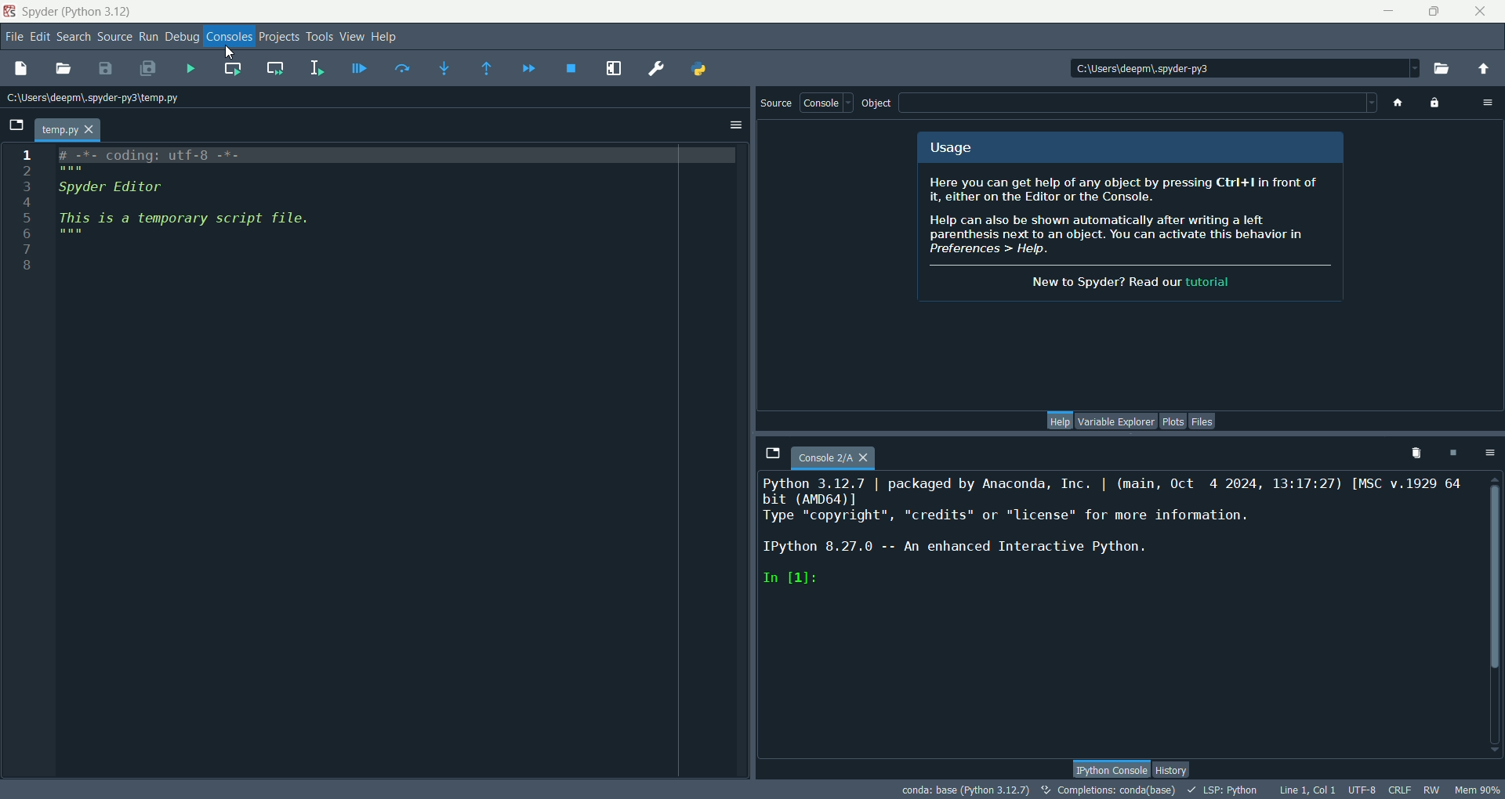 This screenshot has height=799, width=1505. Describe the element at coordinates (114, 38) in the screenshot. I see `source` at that location.